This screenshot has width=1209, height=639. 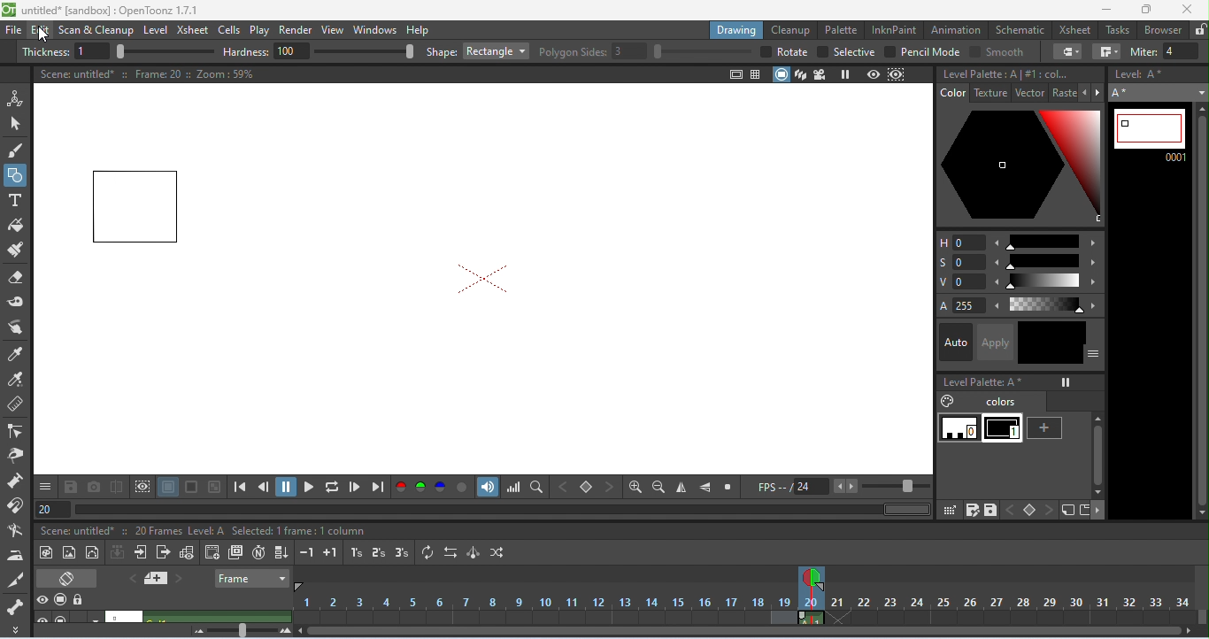 I want to click on flip vertically, so click(x=705, y=488).